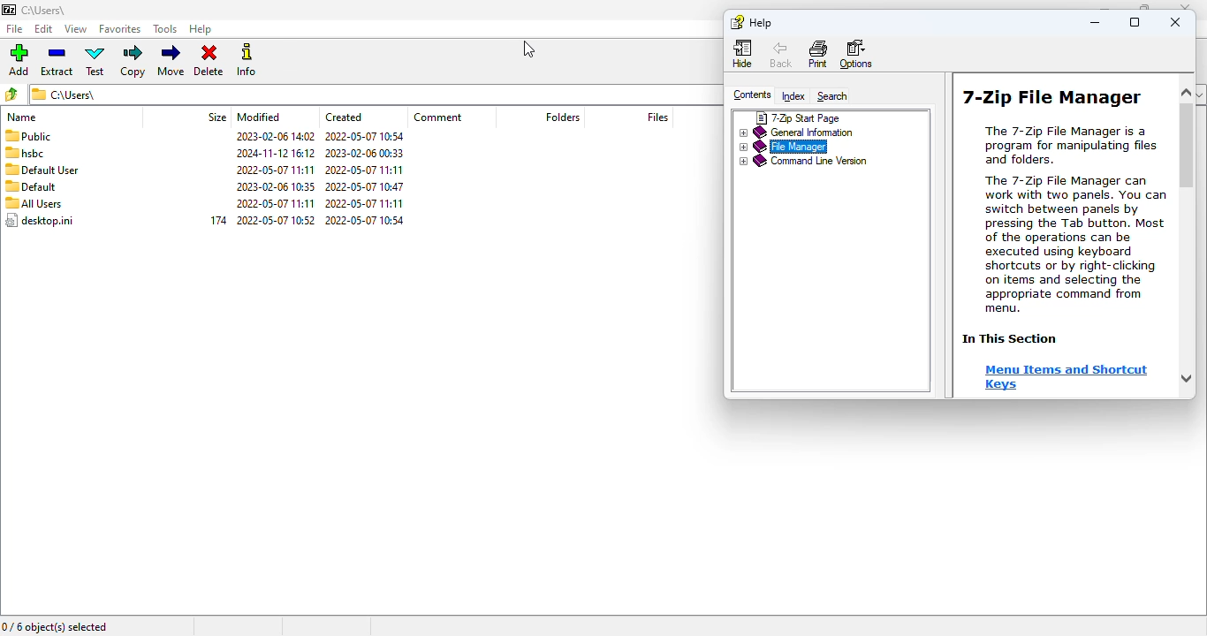 Image resolution: width=1207 pixels, height=636 pixels. I want to click on dropdown, so click(1199, 94).